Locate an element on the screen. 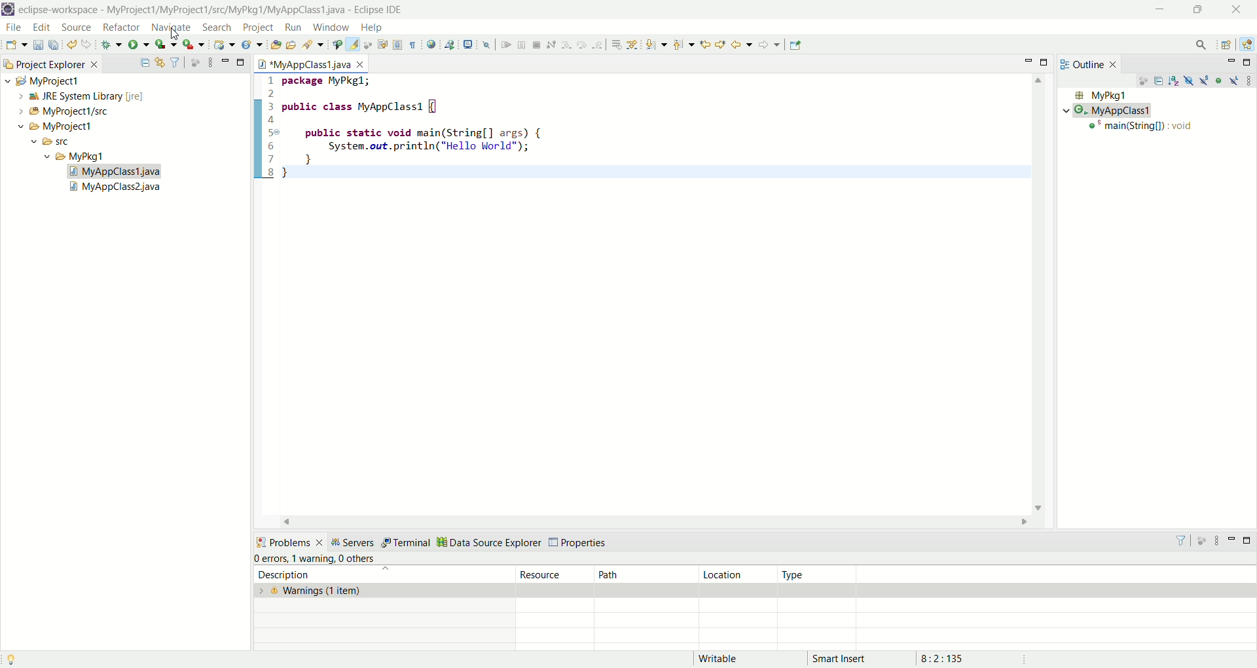 This screenshot has width=1257, height=668. open perspective is located at coordinates (1226, 45).